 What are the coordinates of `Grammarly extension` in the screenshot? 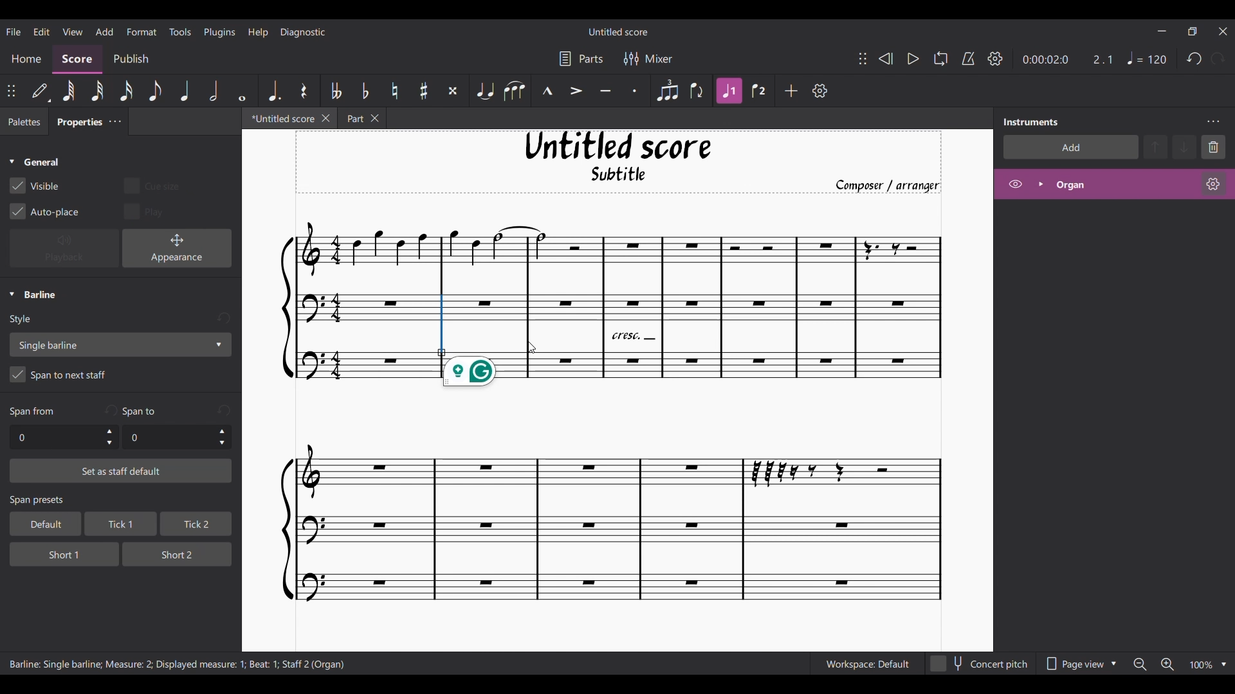 It's located at (470, 374).